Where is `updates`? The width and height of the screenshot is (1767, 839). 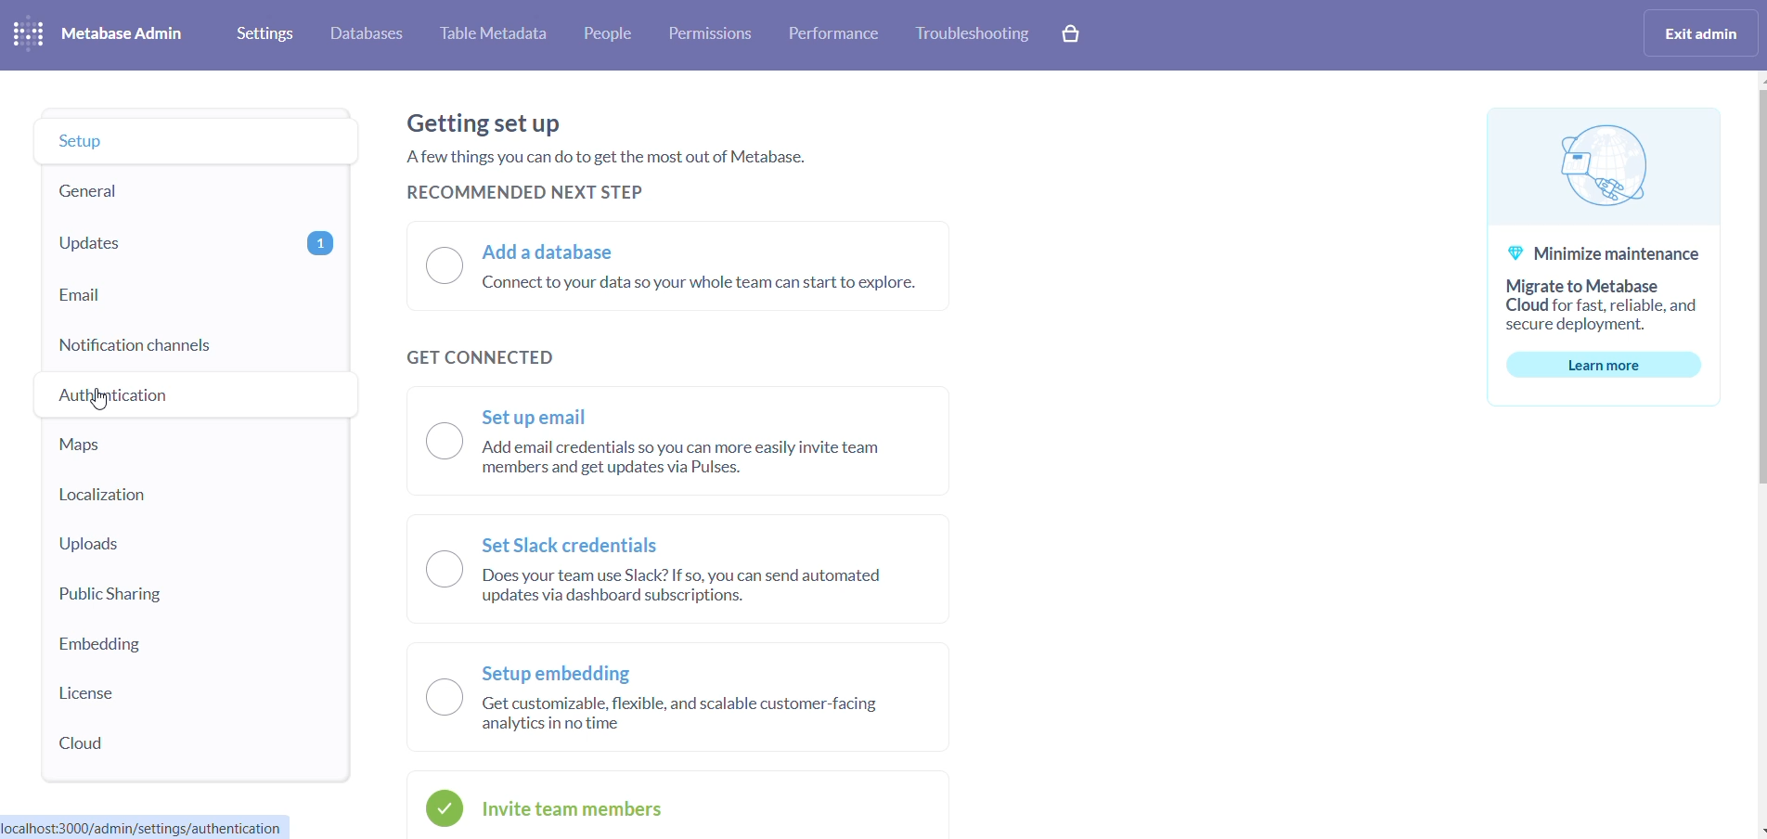 updates is located at coordinates (192, 241).